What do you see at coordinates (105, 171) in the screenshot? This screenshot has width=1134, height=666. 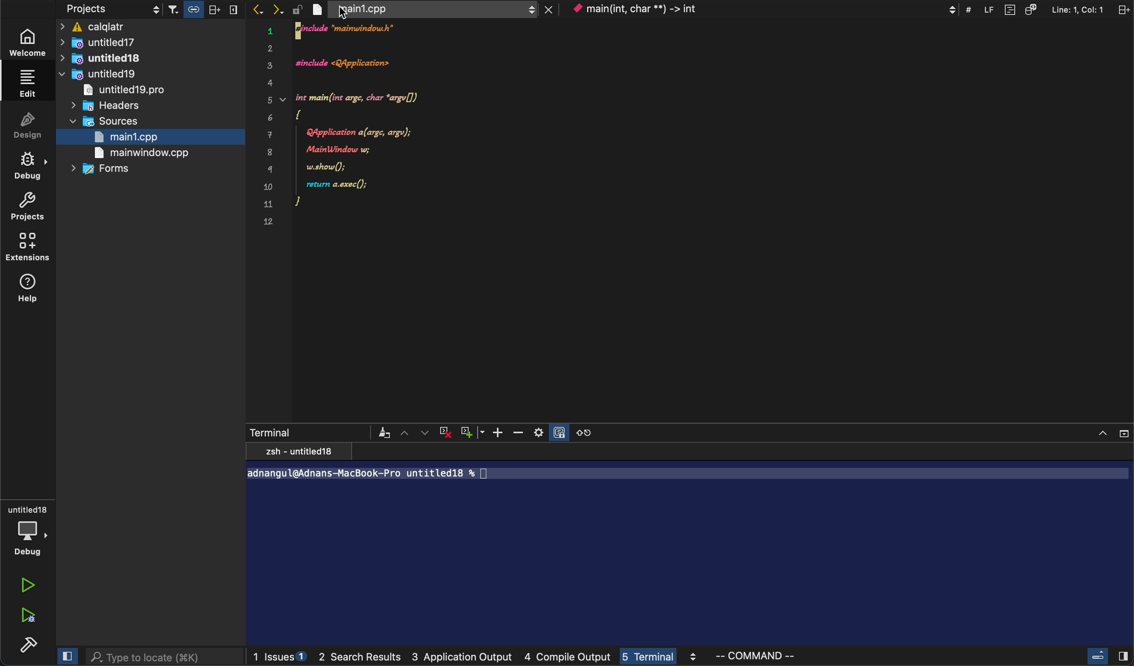 I see `forms` at bounding box center [105, 171].